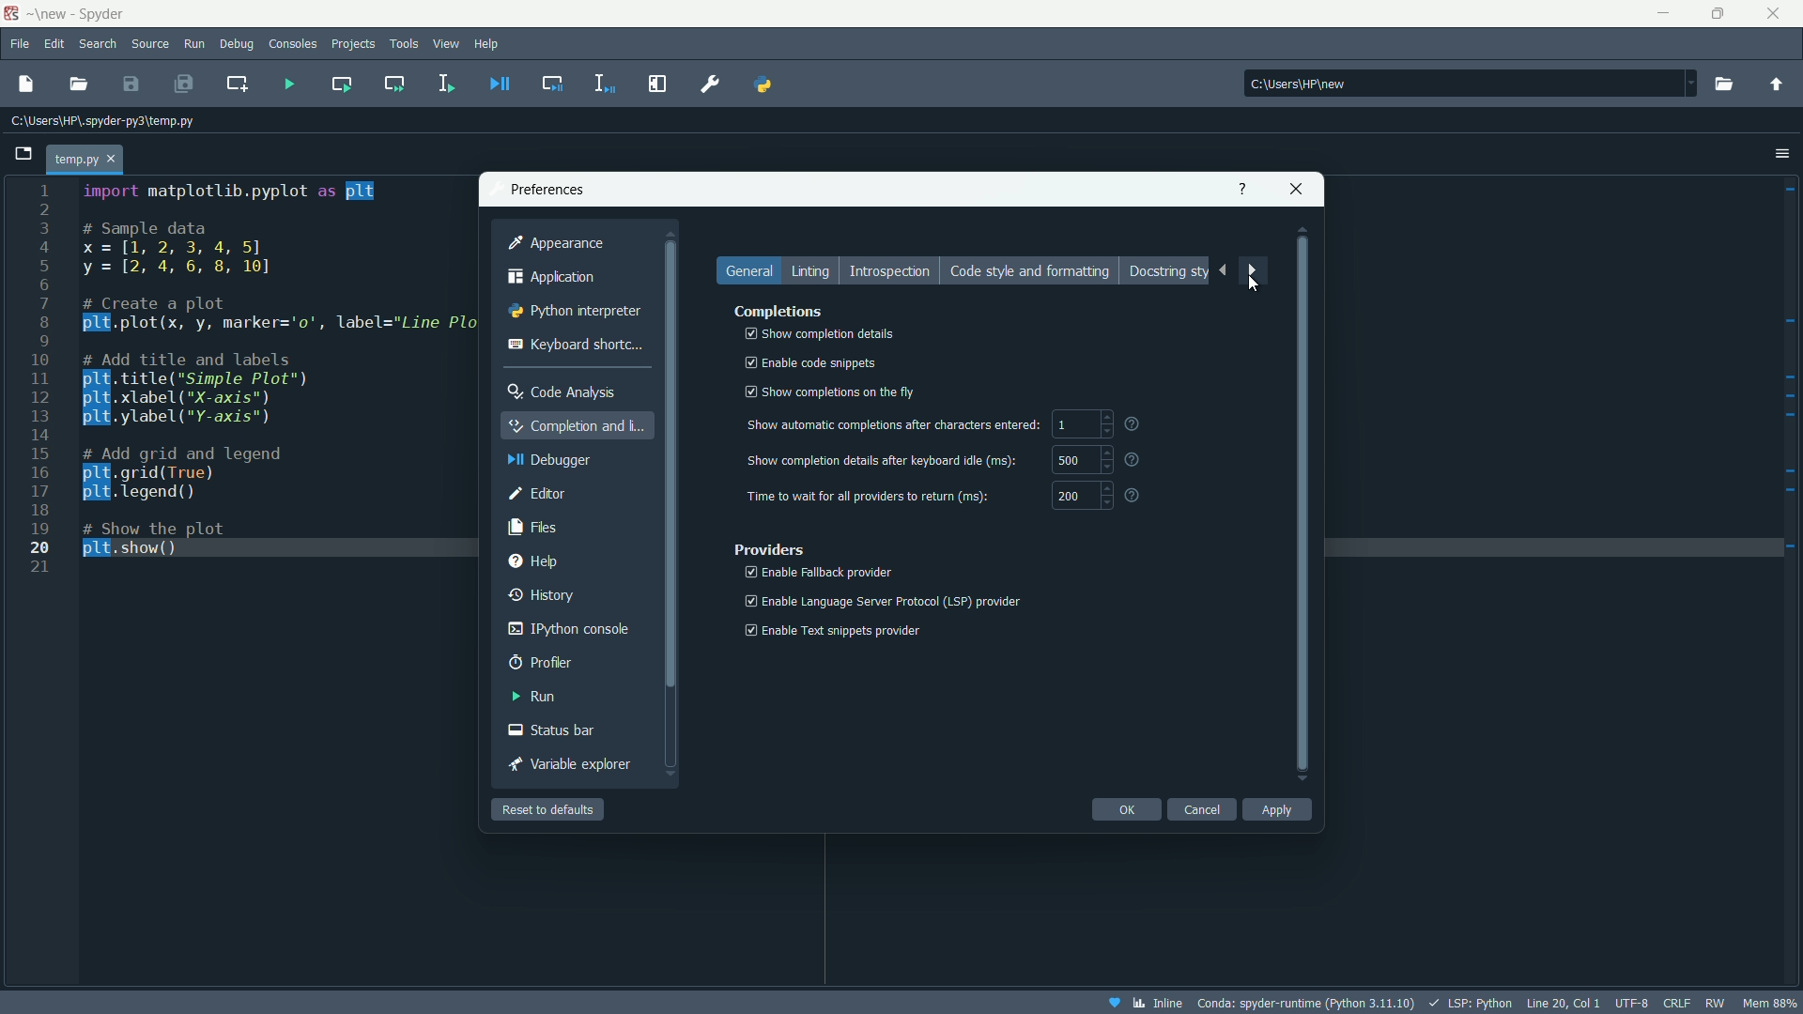 This screenshot has height=1014, width=1803. What do you see at coordinates (444, 84) in the screenshot?
I see `run selection` at bounding box center [444, 84].